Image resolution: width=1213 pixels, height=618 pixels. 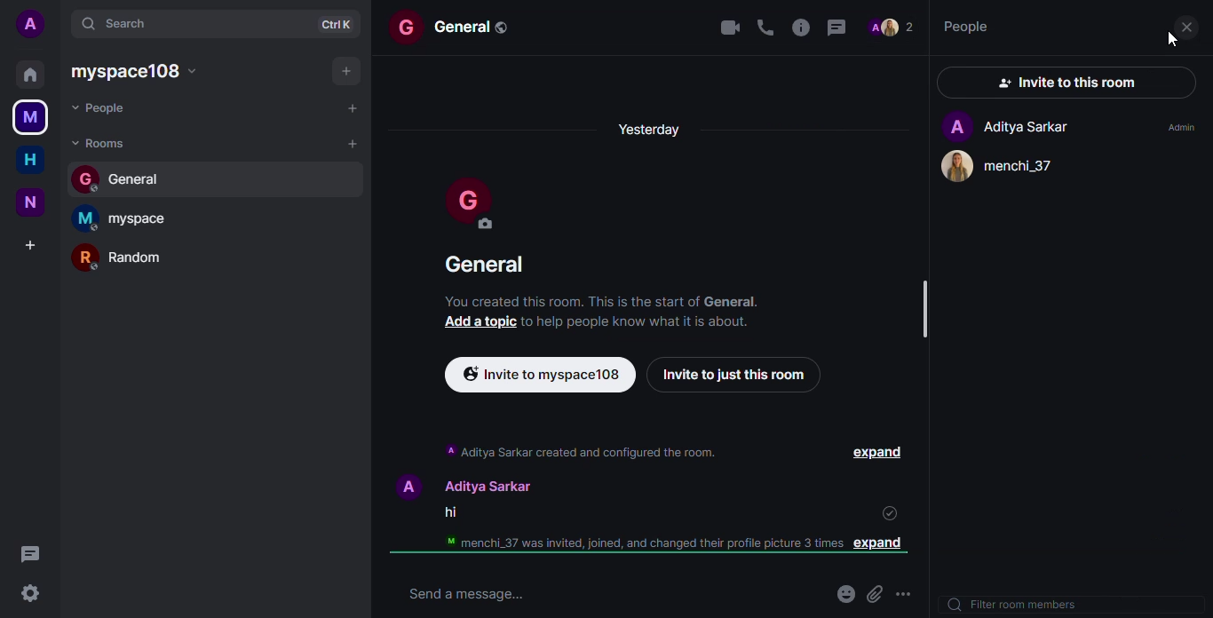 What do you see at coordinates (758, 25) in the screenshot?
I see `voice call` at bounding box center [758, 25].